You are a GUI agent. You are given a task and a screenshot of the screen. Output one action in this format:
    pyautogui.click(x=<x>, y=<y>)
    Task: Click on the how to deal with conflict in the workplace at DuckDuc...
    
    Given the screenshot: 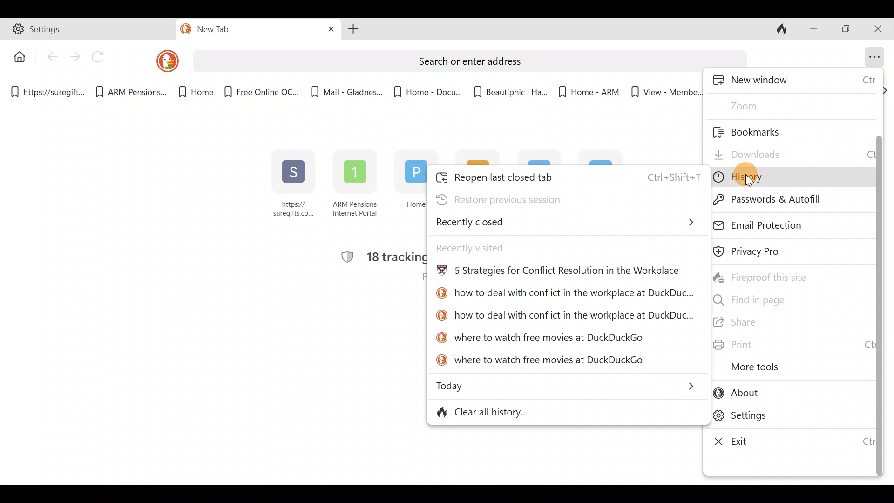 What is the action you would take?
    pyautogui.click(x=564, y=315)
    